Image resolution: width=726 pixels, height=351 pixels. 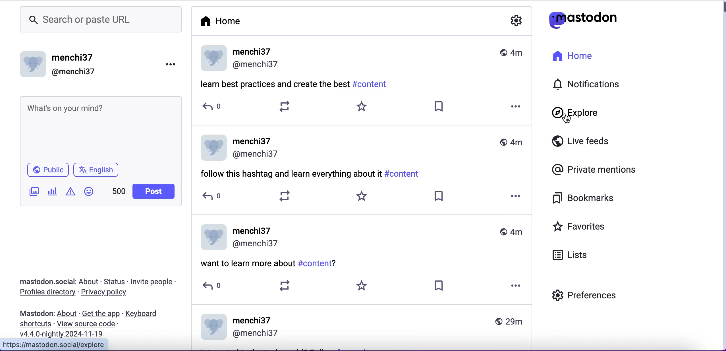 What do you see at coordinates (46, 293) in the screenshot?
I see `profiles directory` at bounding box center [46, 293].